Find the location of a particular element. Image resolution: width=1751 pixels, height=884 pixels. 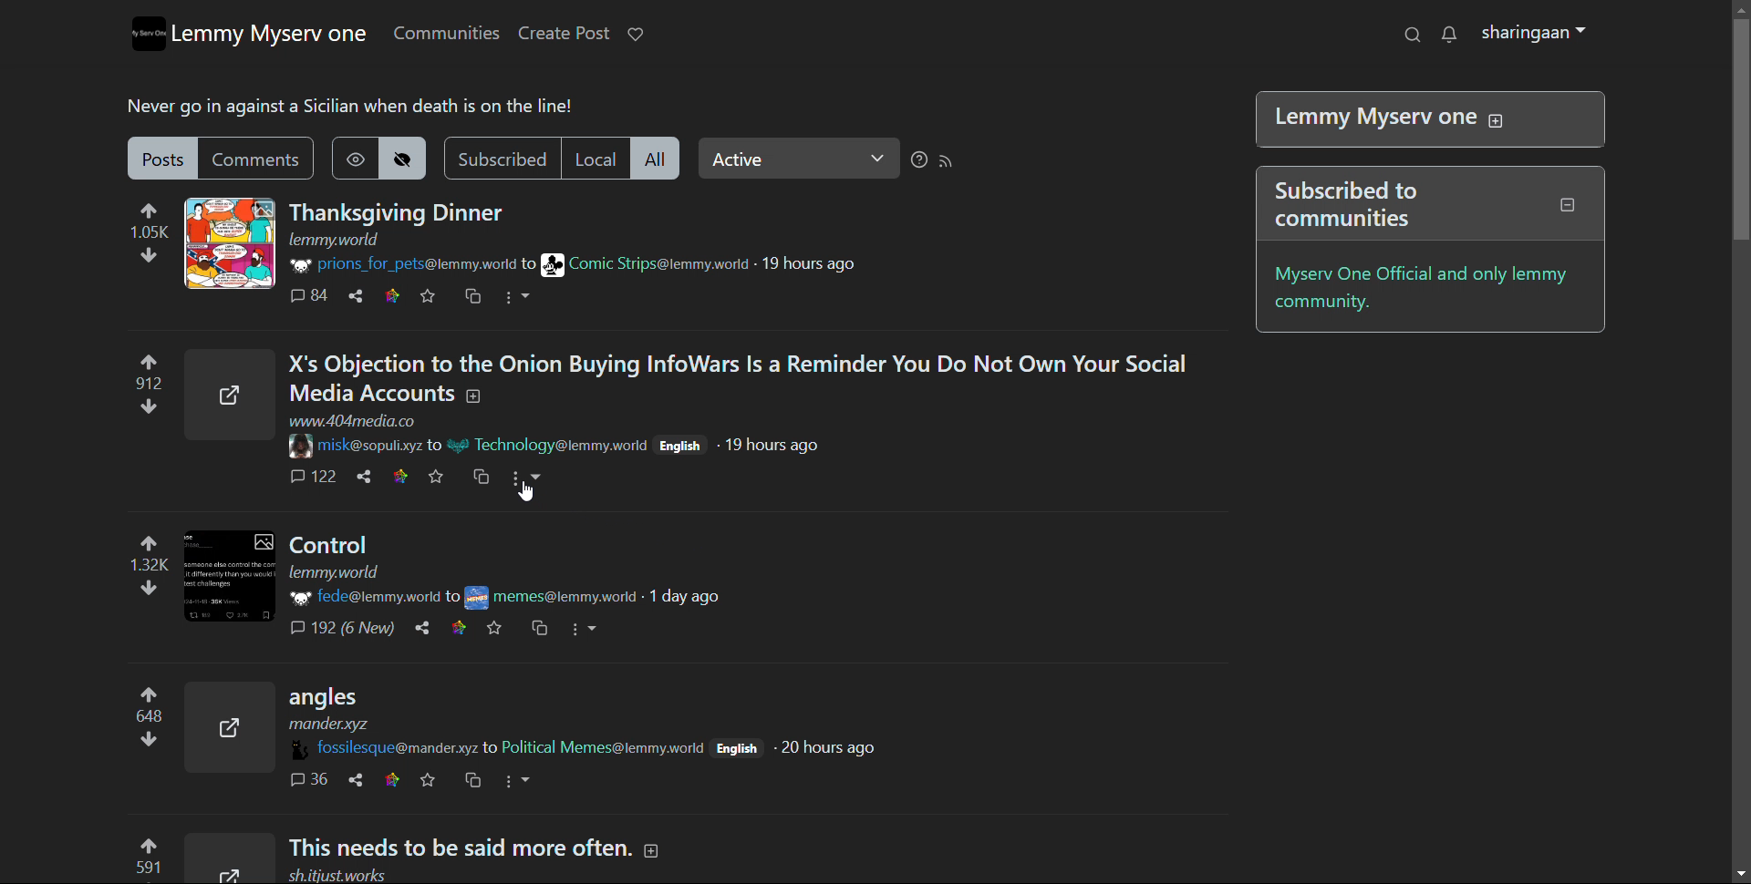

username is located at coordinates (356, 597).